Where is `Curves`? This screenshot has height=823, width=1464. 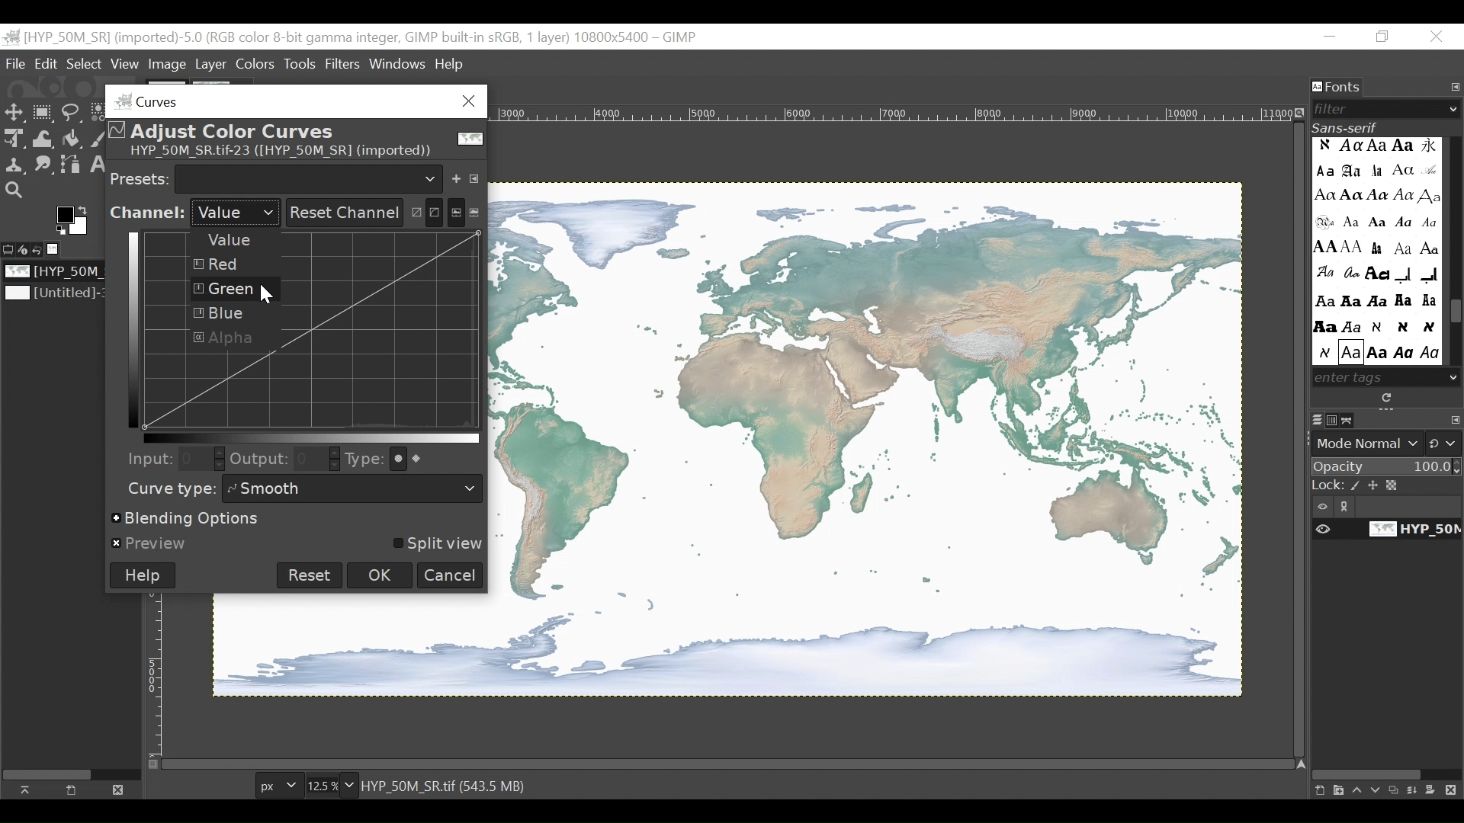 Curves is located at coordinates (291, 101).